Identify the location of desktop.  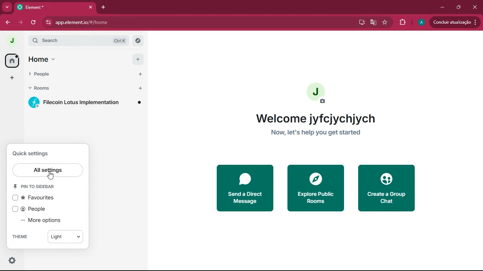
(359, 22).